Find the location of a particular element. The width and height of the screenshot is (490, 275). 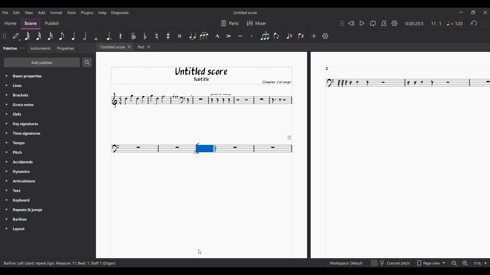

Slur is located at coordinates (204, 36).